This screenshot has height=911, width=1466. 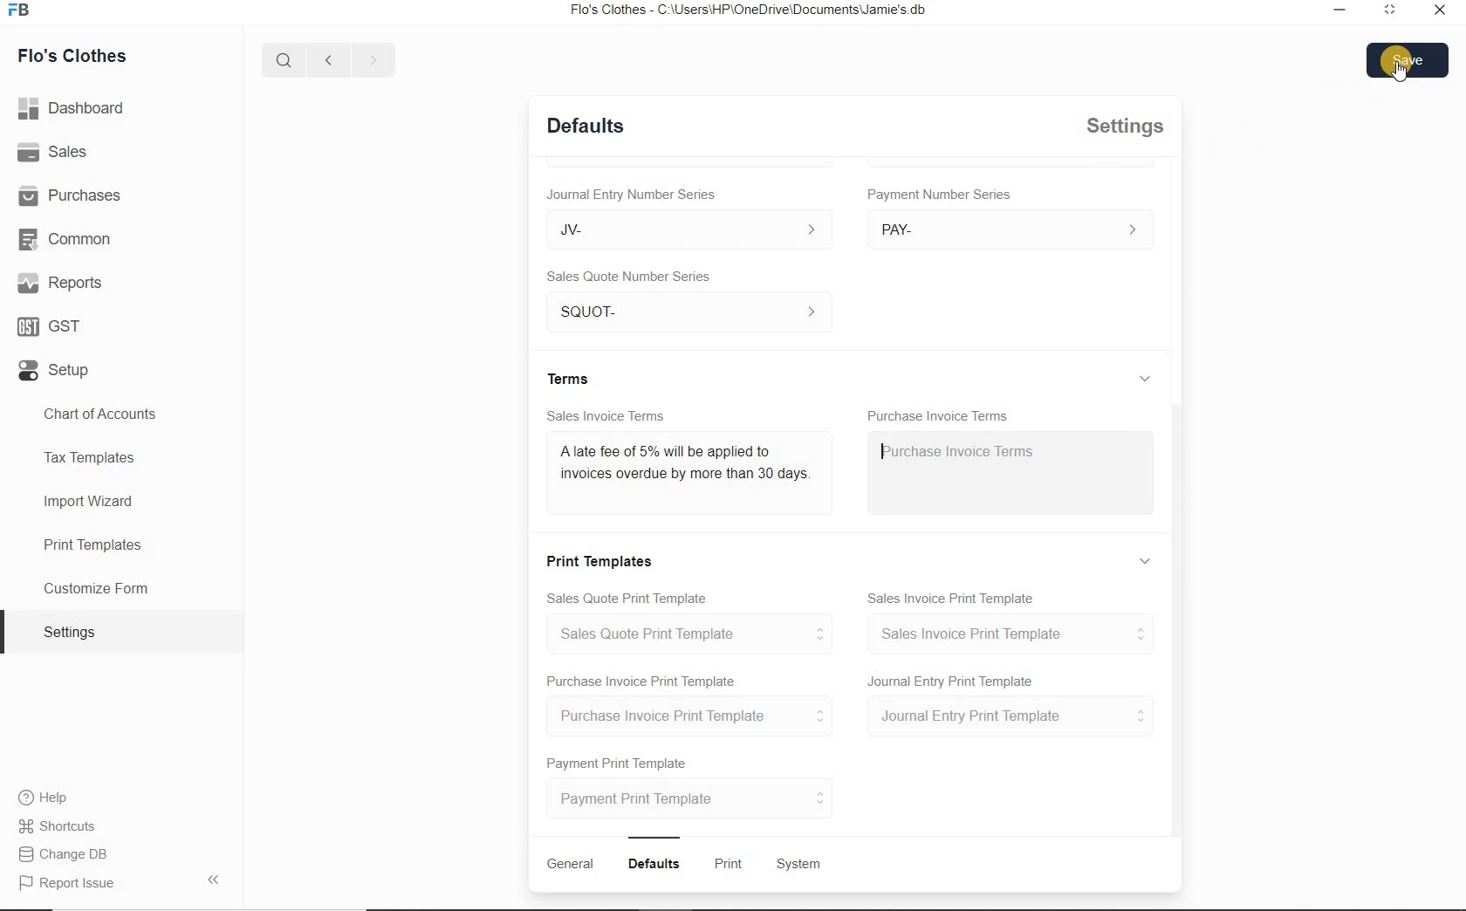 What do you see at coordinates (695, 309) in the screenshot?
I see `SQUOT` at bounding box center [695, 309].